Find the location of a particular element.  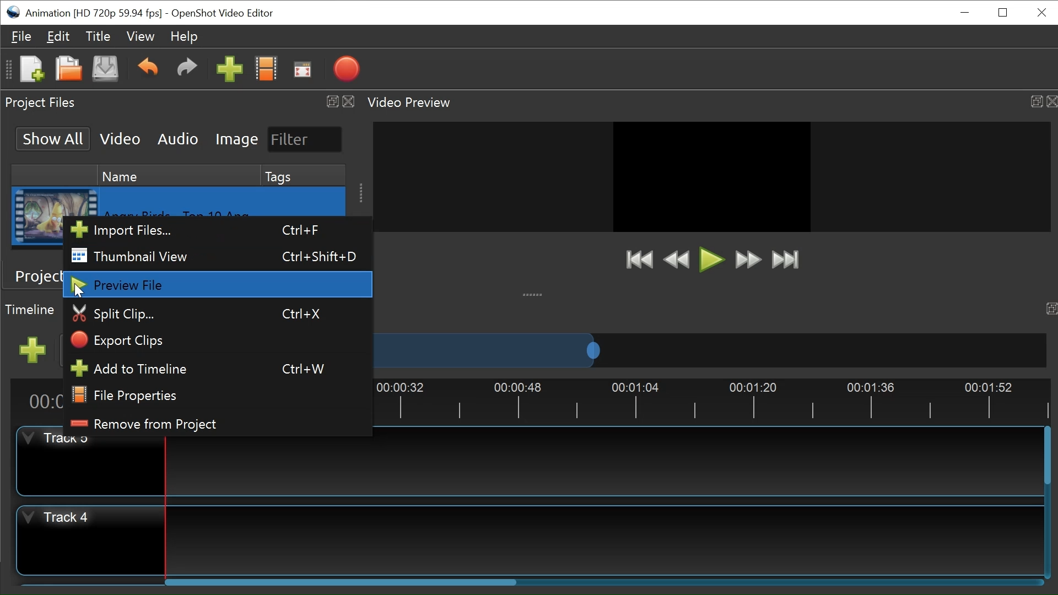

Audio is located at coordinates (177, 139).